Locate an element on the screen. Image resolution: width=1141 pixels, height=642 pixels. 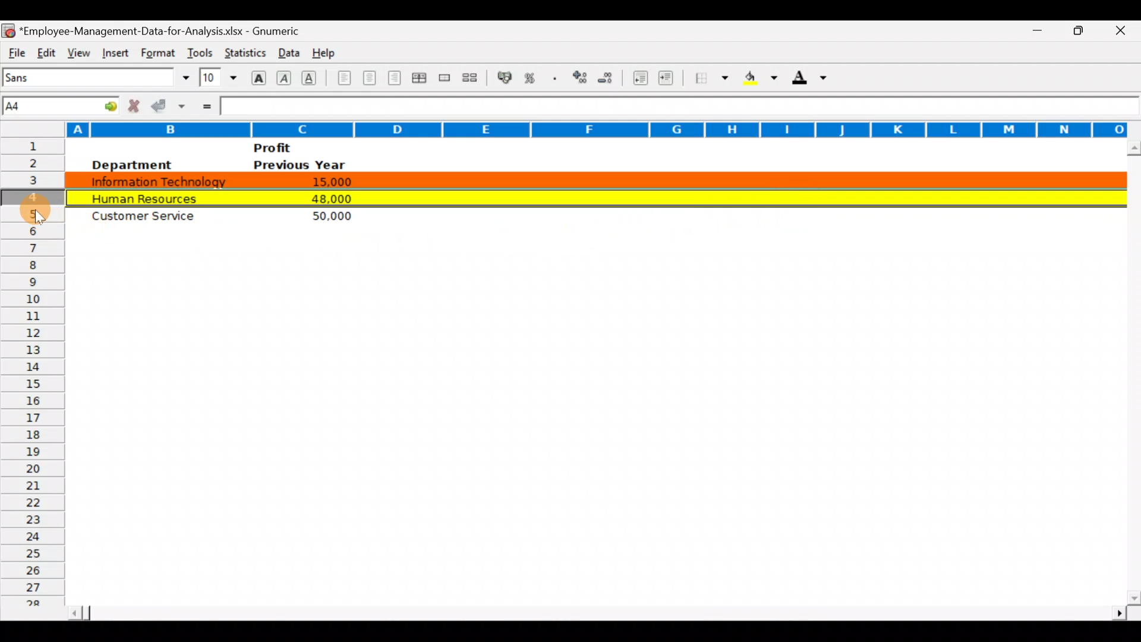
Increase decimals is located at coordinates (581, 77).